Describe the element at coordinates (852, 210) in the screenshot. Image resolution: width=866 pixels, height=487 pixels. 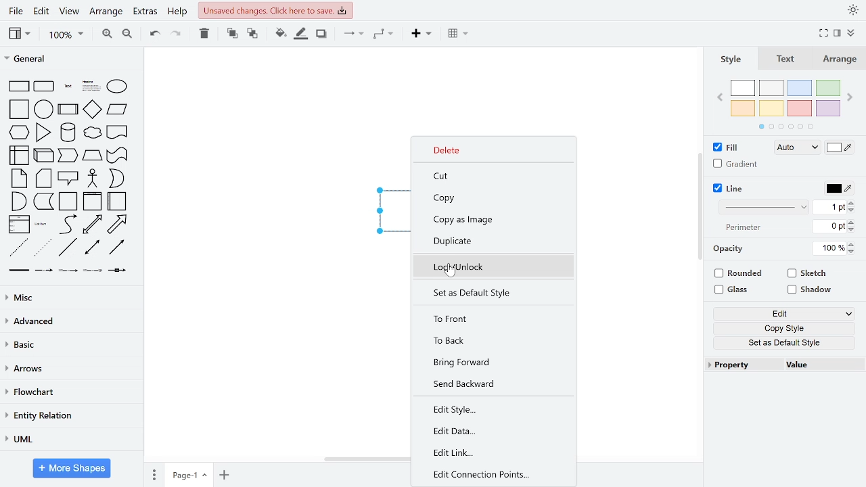
I see `decrease line width` at that location.